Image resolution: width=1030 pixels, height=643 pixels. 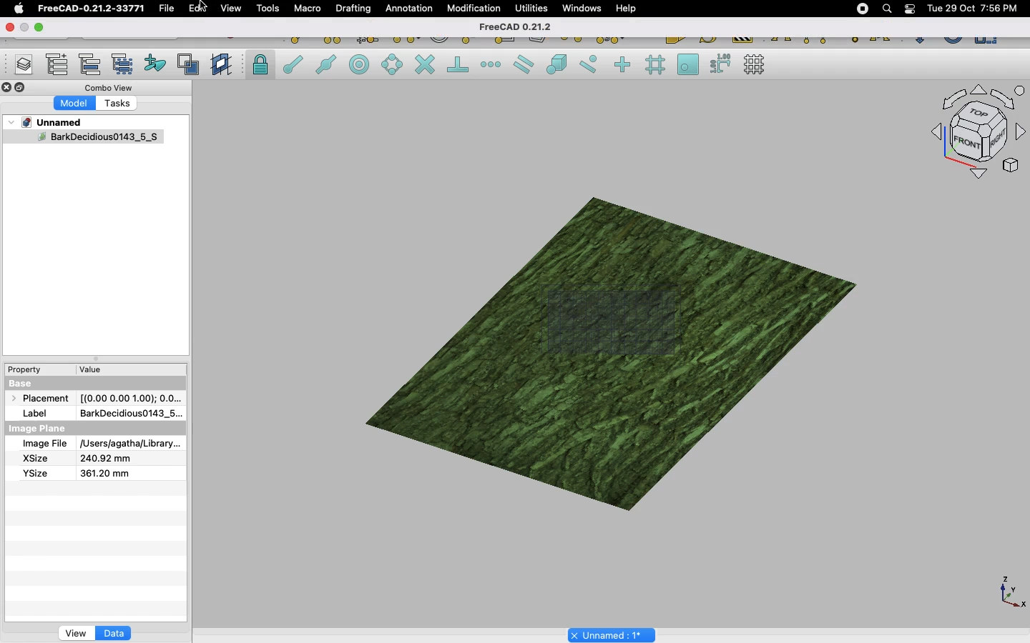 I want to click on Snap near, so click(x=592, y=64).